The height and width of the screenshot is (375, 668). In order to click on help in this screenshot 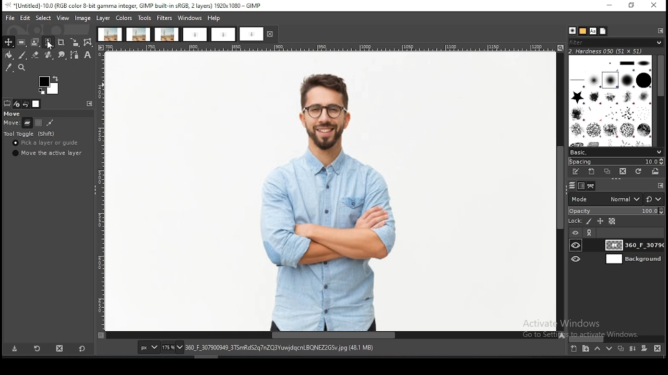, I will do `click(215, 18)`.